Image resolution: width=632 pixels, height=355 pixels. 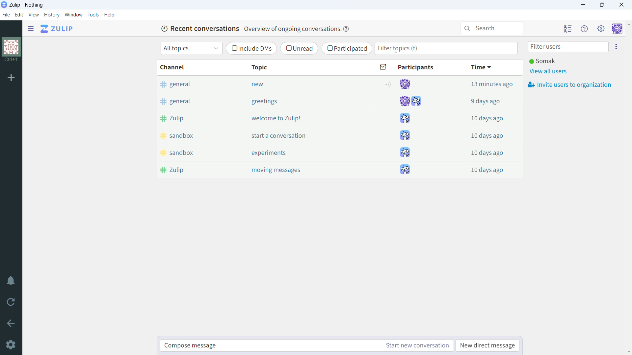 I want to click on edit, so click(x=19, y=15).